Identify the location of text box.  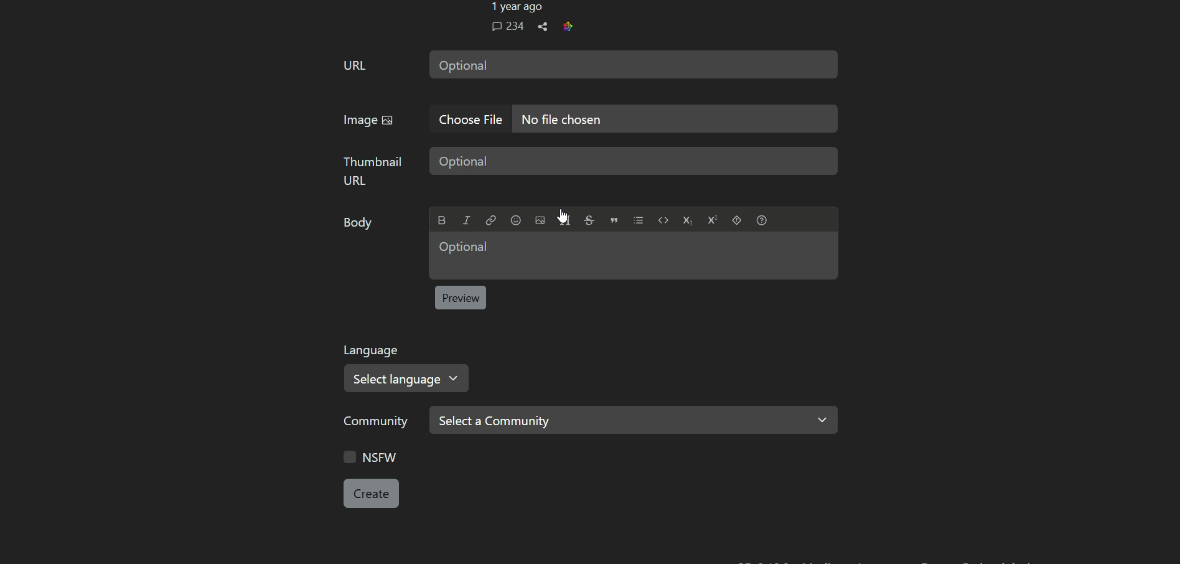
(674, 120).